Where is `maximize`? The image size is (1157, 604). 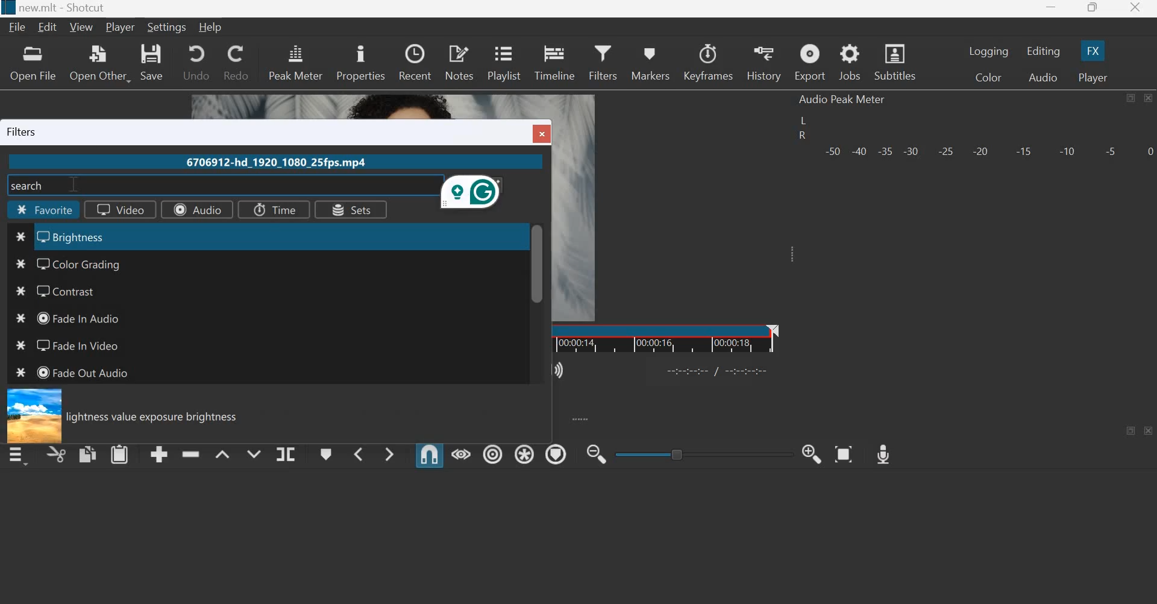 maximize is located at coordinates (1132, 430).